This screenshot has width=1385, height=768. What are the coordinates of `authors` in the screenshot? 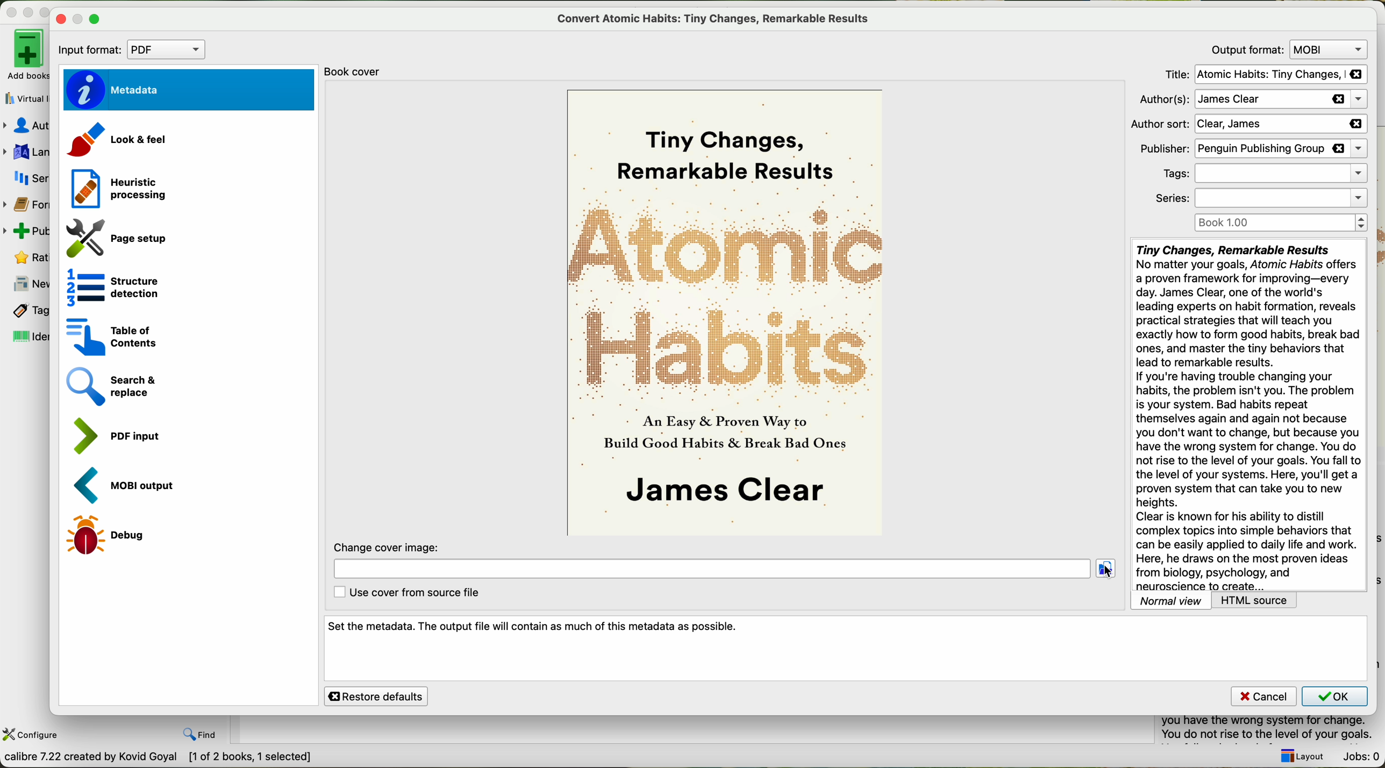 It's located at (1250, 100).